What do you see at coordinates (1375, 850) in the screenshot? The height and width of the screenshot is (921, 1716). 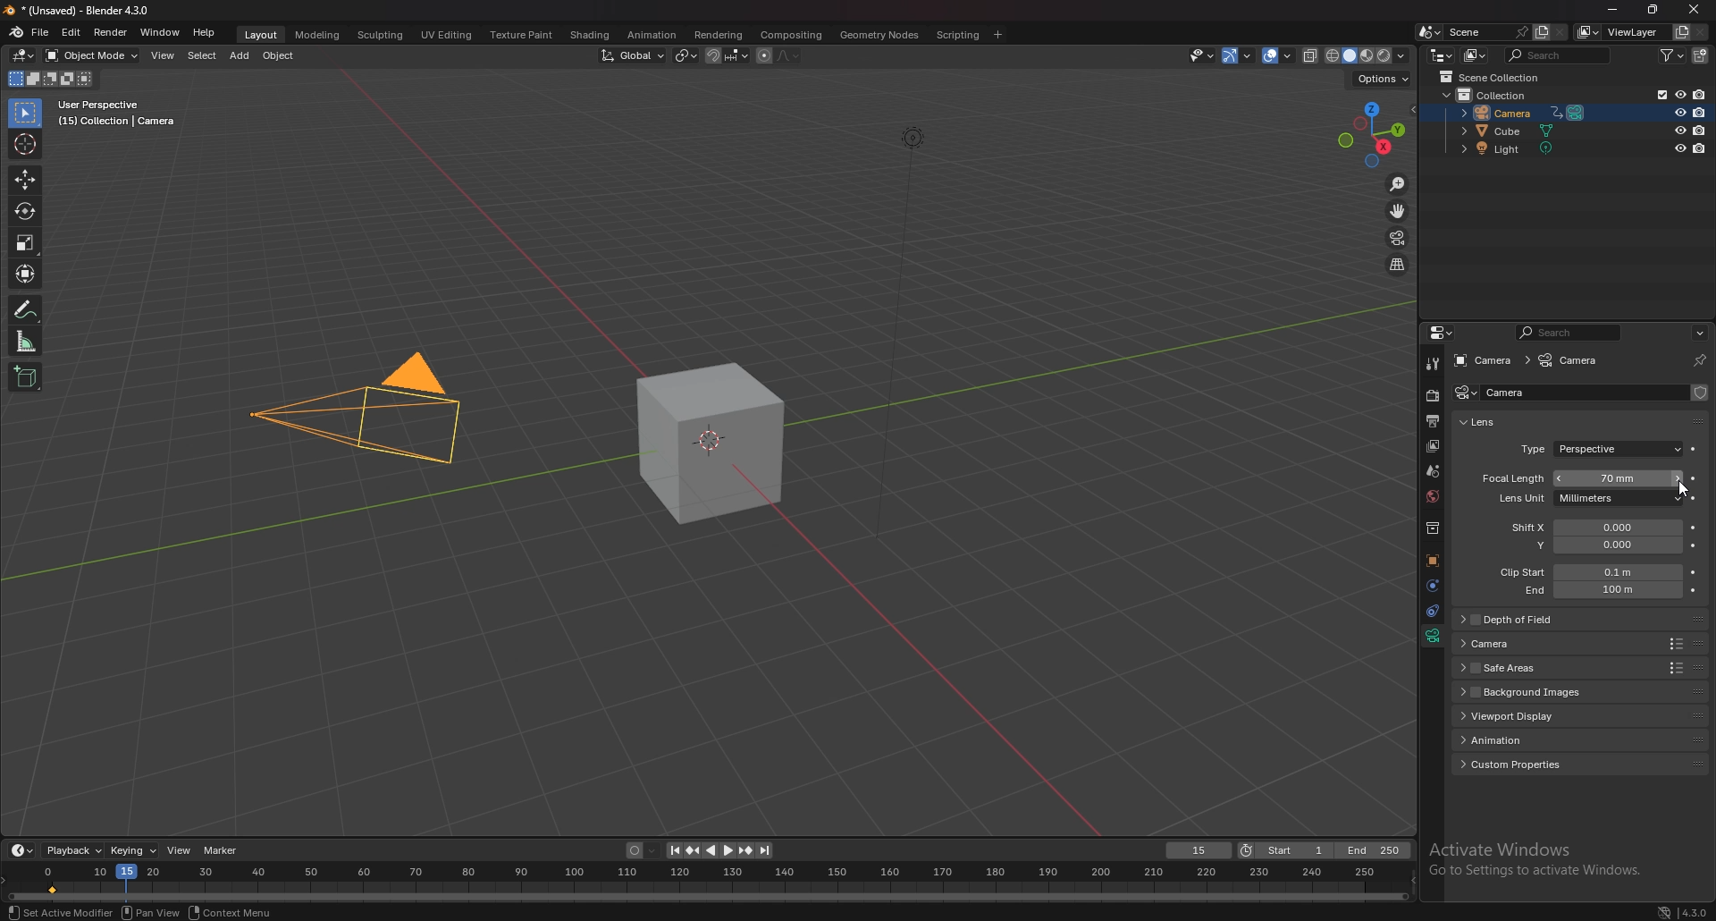 I see `end` at bounding box center [1375, 850].